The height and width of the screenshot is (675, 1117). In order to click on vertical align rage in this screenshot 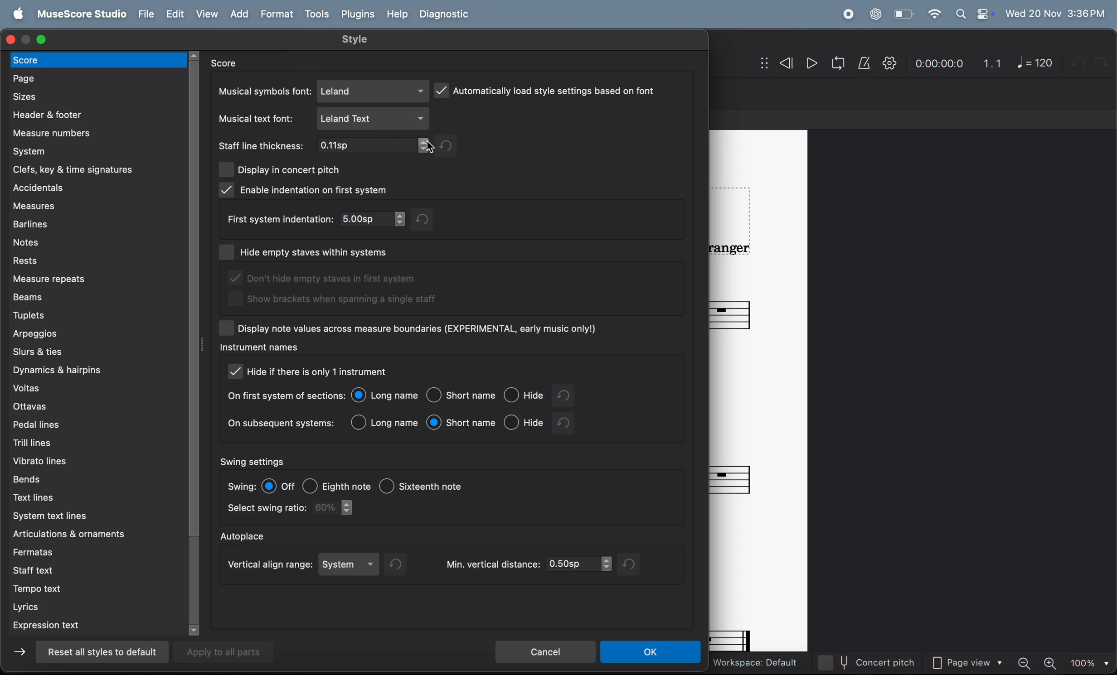, I will do `click(267, 565)`.